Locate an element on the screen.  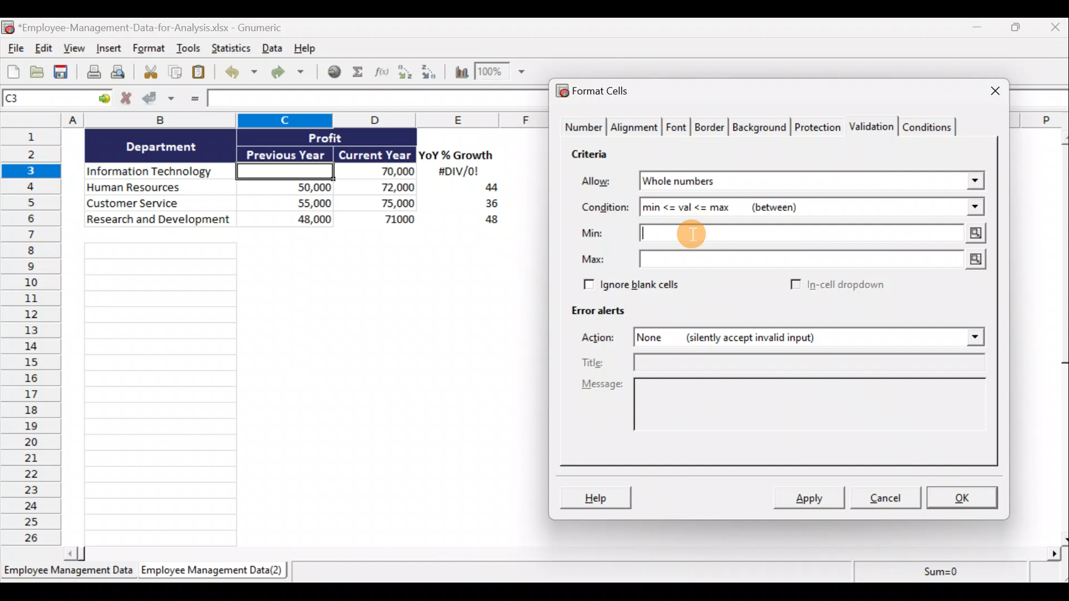
70,000 is located at coordinates (381, 172).